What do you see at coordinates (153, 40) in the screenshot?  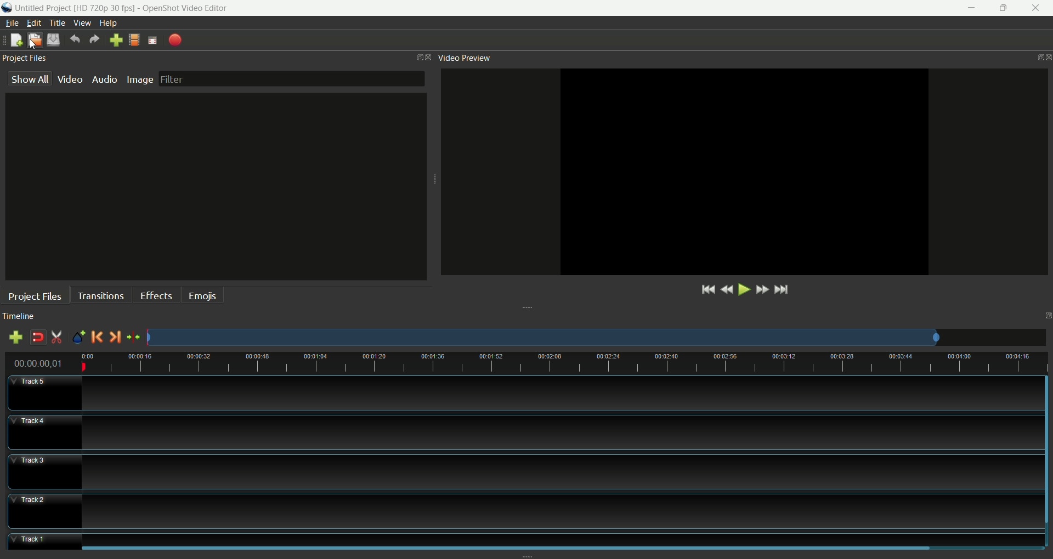 I see `fullscreen` at bounding box center [153, 40].